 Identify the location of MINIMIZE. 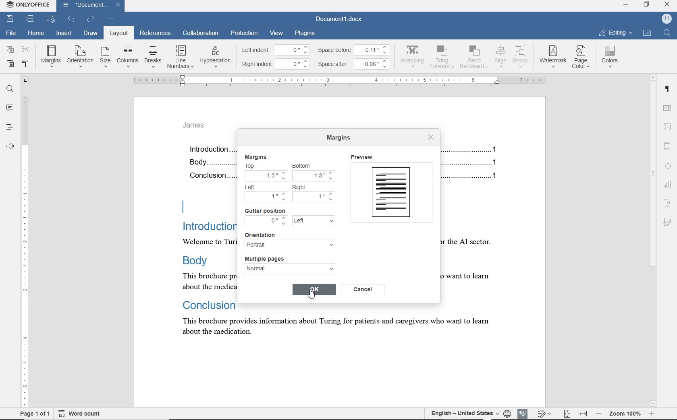
(625, 5).